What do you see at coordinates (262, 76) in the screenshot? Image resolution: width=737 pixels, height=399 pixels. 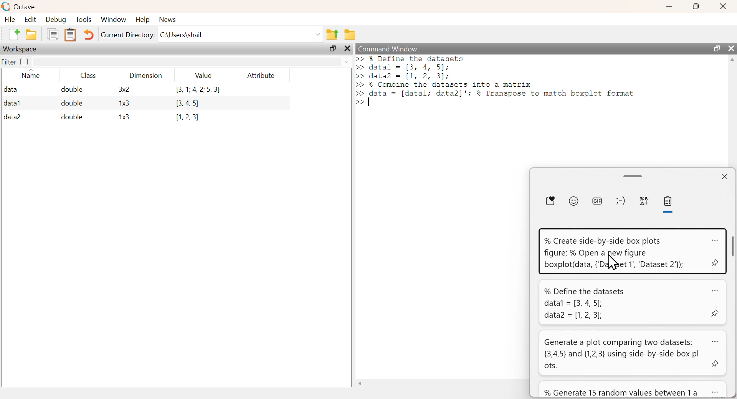 I see `Attribute` at bounding box center [262, 76].